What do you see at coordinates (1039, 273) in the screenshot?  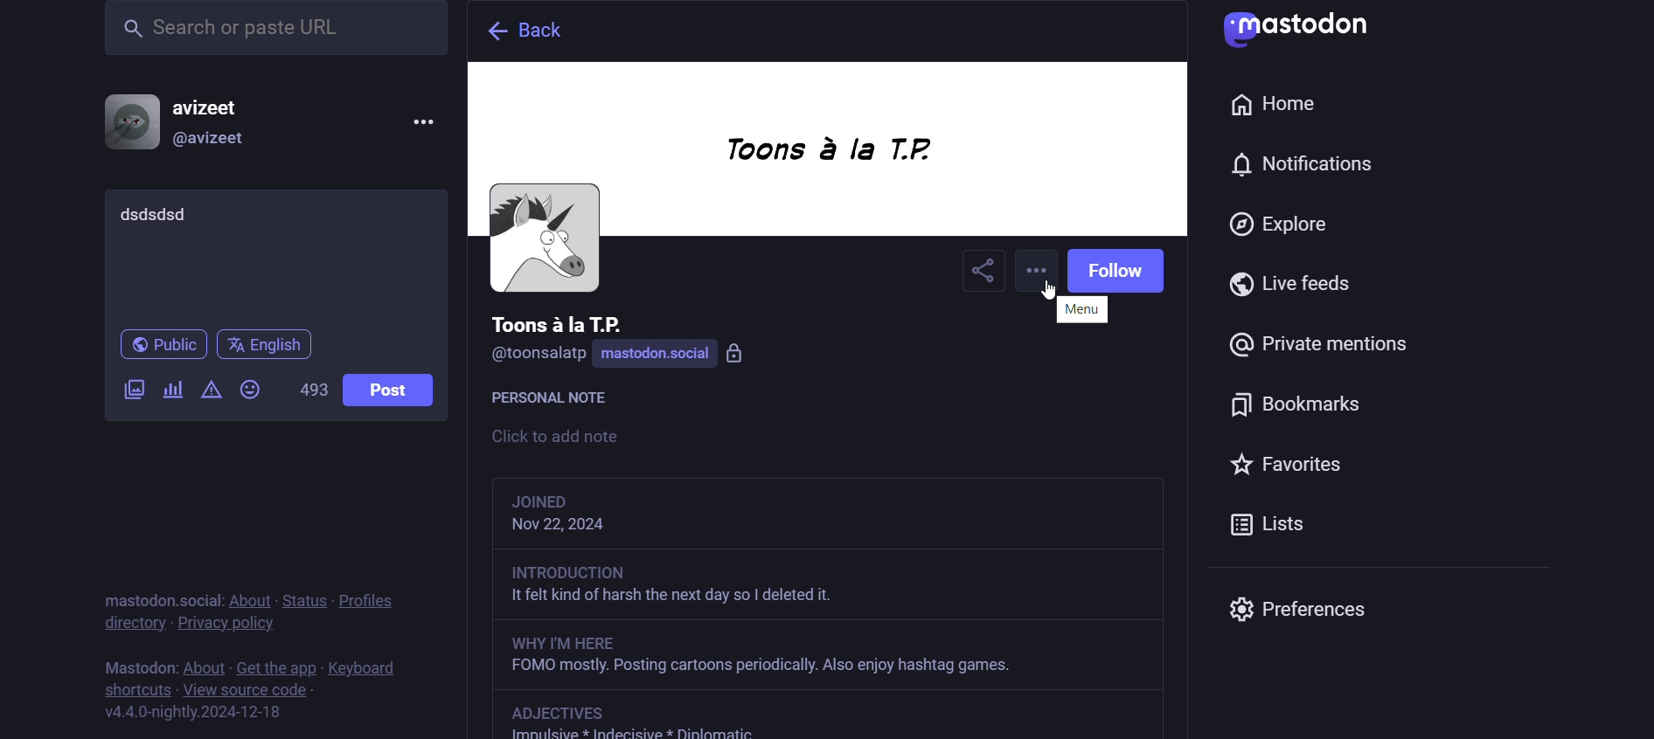 I see `menu` at bounding box center [1039, 273].